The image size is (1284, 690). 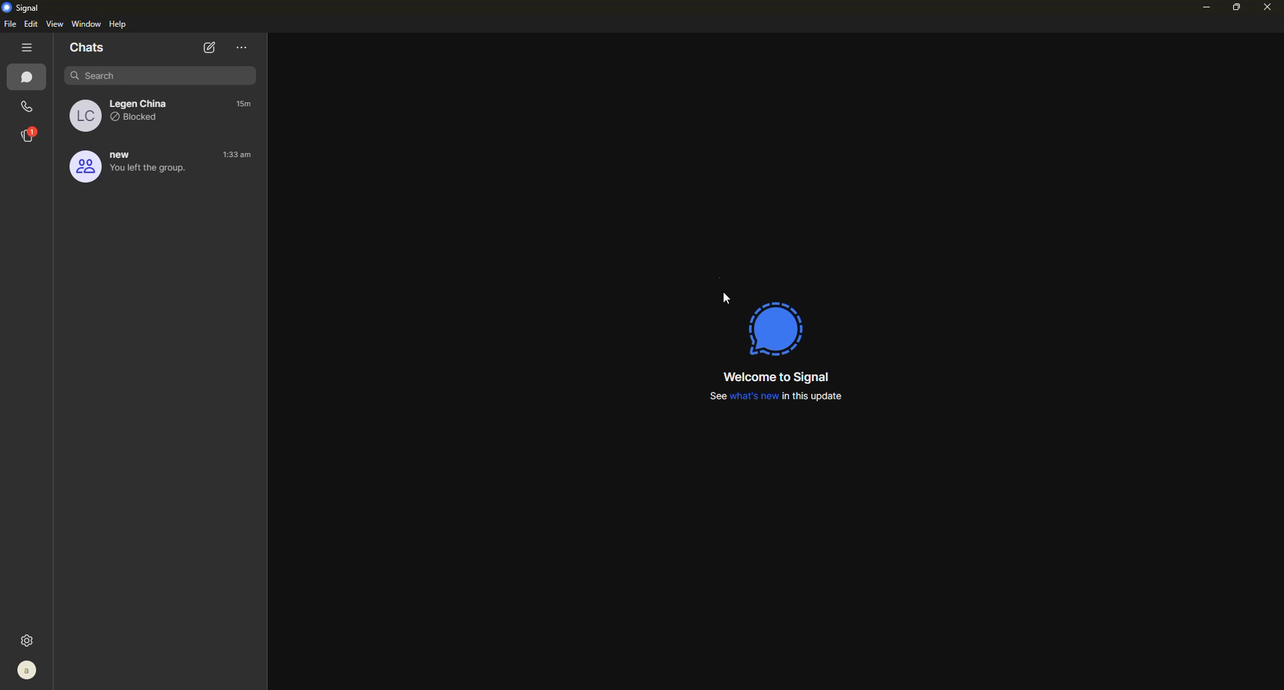 What do you see at coordinates (27, 47) in the screenshot?
I see `hide tabs` at bounding box center [27, 47].